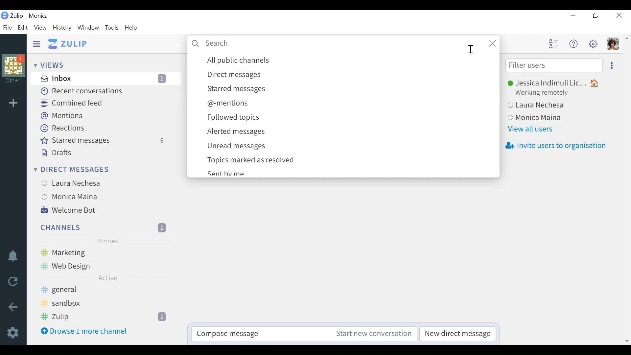  What do you see at coordinates (85, 331) in the screenshot?
I see `Browse 1 more channel` at bounding box center [85, 331].